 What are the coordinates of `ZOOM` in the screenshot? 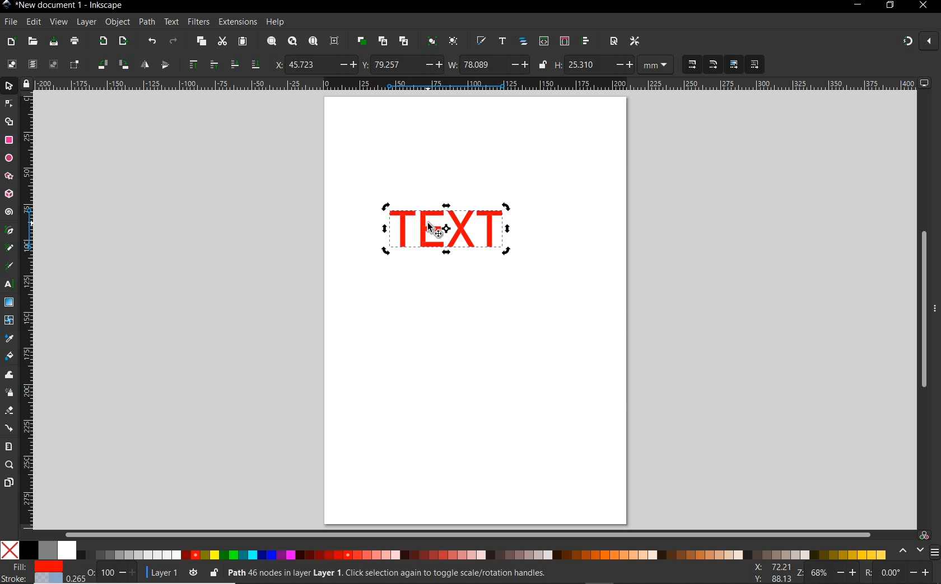 It's located at (827, 572).